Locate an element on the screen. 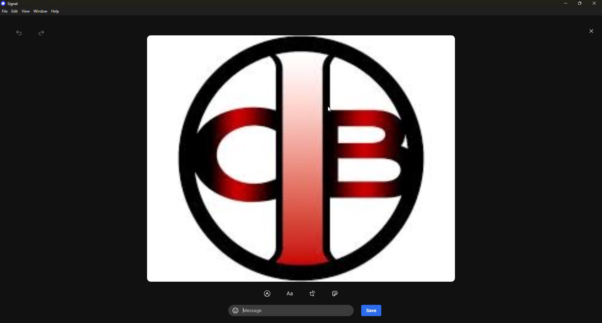 The height and width of the screenshot is (323, 602). square is located at coordinates (313, 293).